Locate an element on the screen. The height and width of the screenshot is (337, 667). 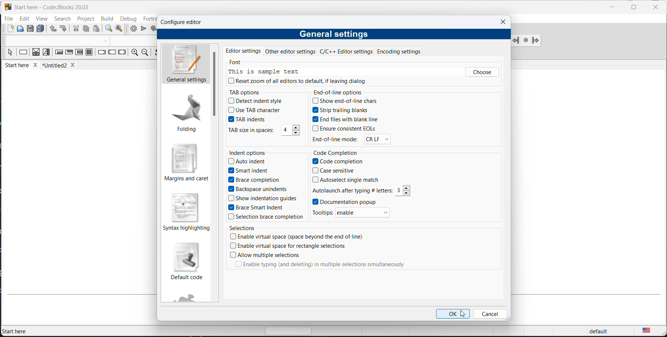
indent options is located at coordinates (250, 153).